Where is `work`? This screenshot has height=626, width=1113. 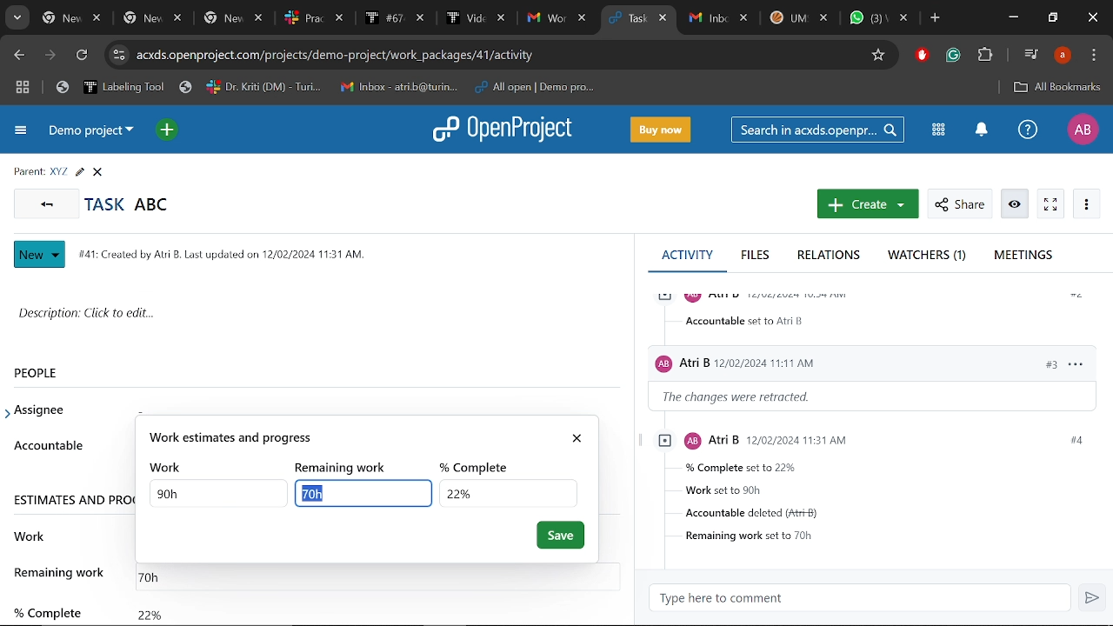
work is located at coordinates (169, 467).